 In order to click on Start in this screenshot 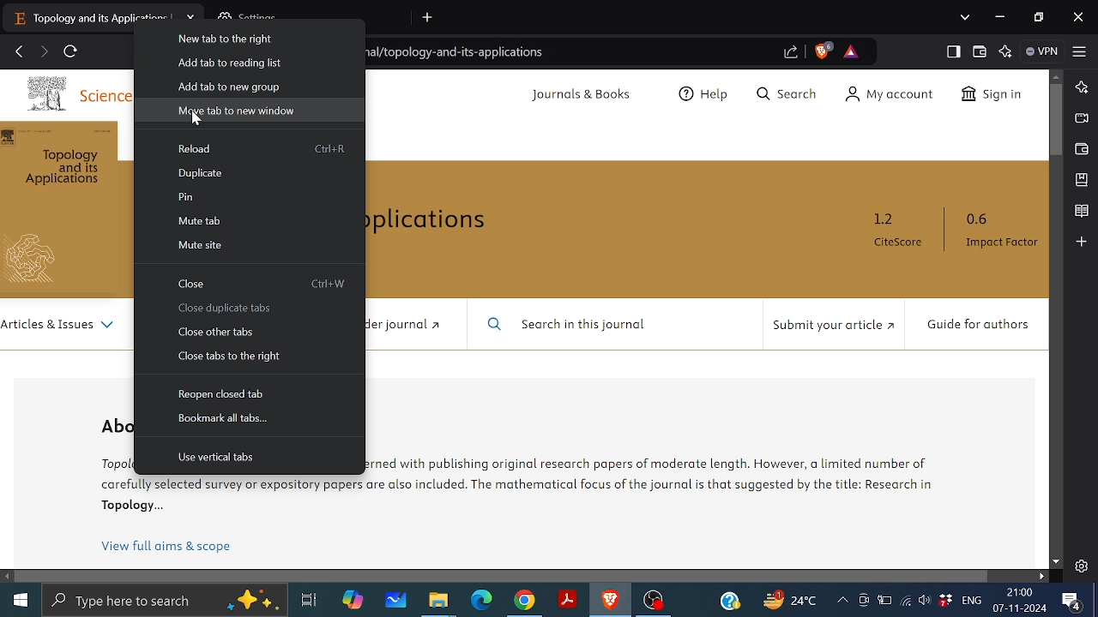, I will do `click(21, 601)`.